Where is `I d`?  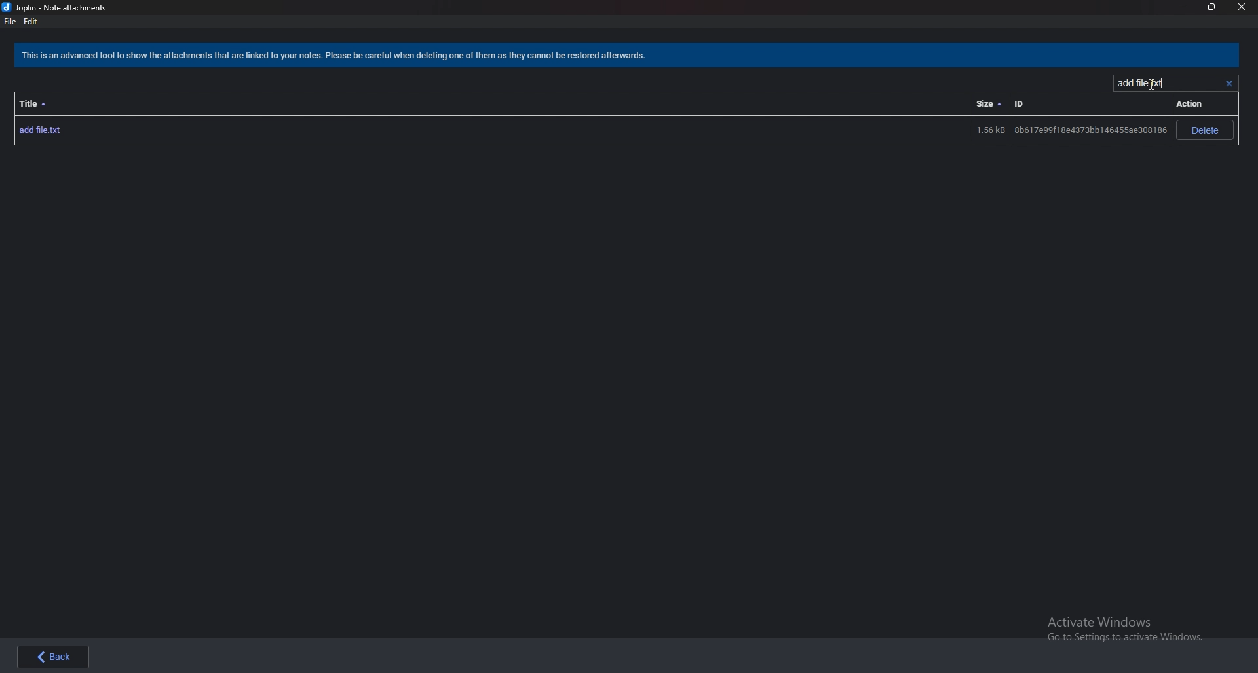 I d is located at coordinates (1022, 103).